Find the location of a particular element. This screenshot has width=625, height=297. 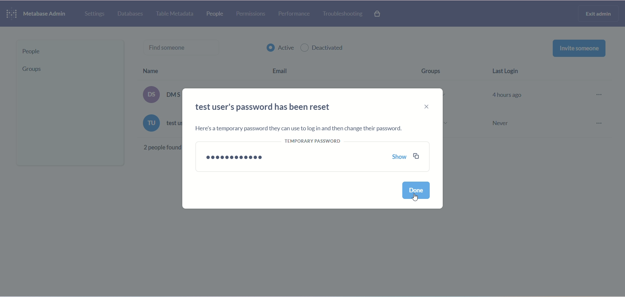

text is located at coordinates (160, 110).